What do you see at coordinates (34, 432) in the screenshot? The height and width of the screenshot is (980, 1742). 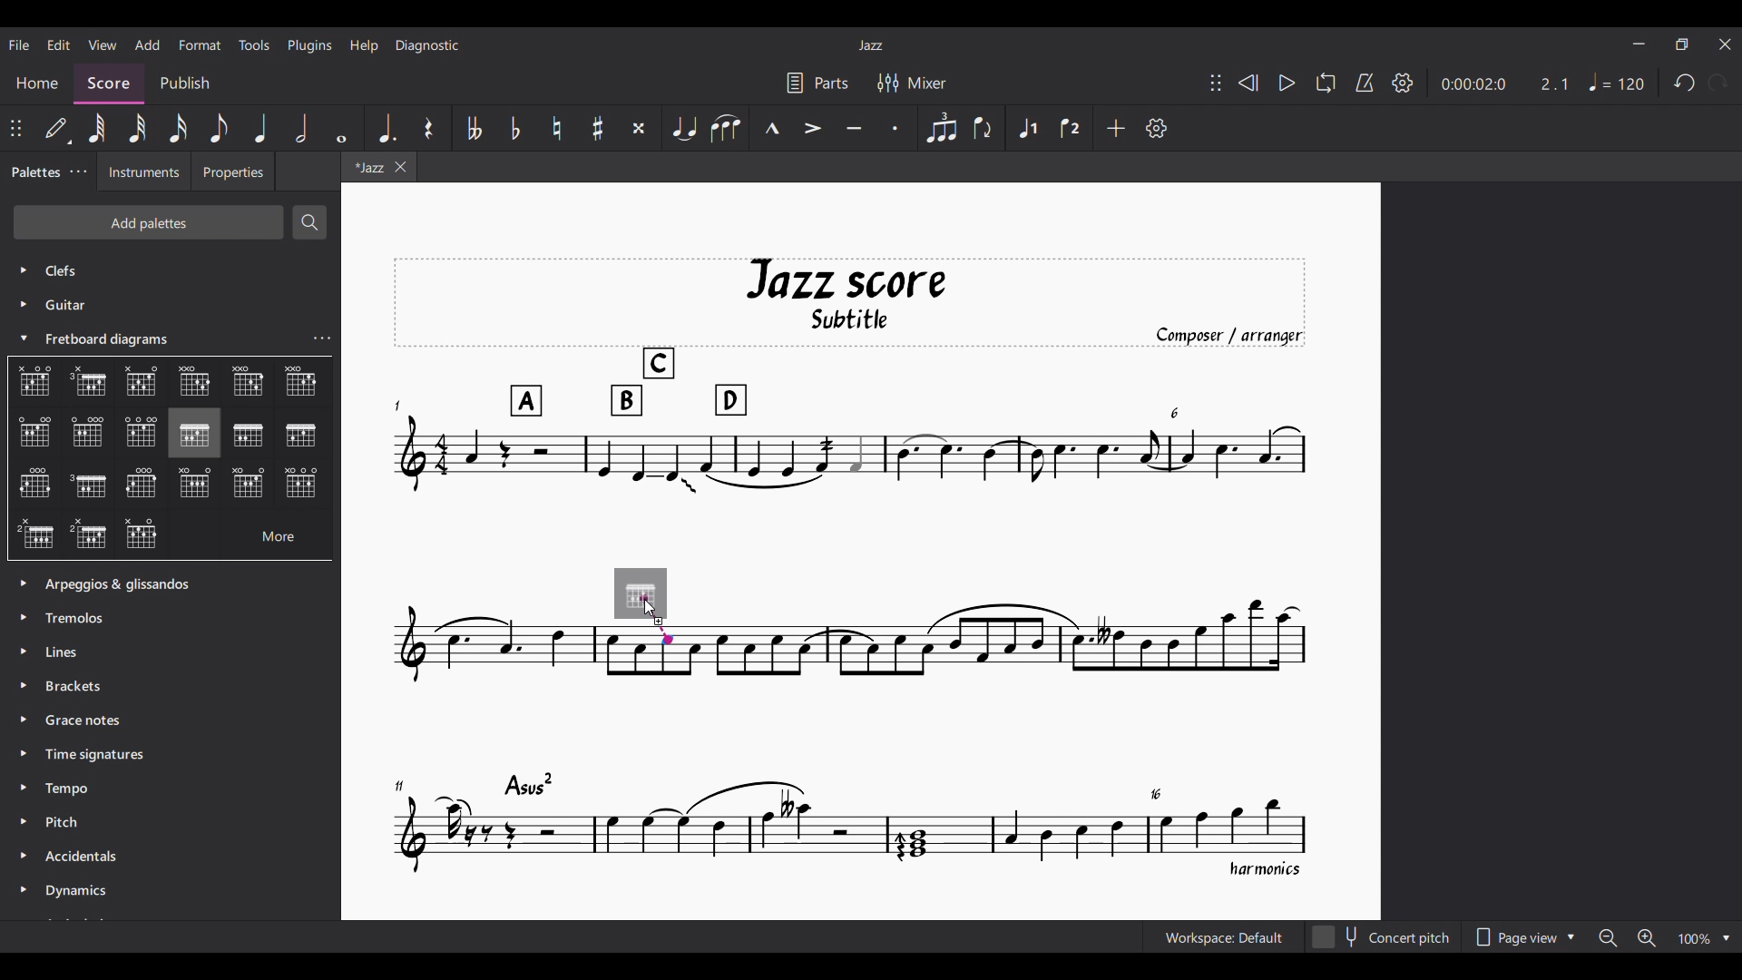 I see `Chart 6` at bounding box center [34, 432].